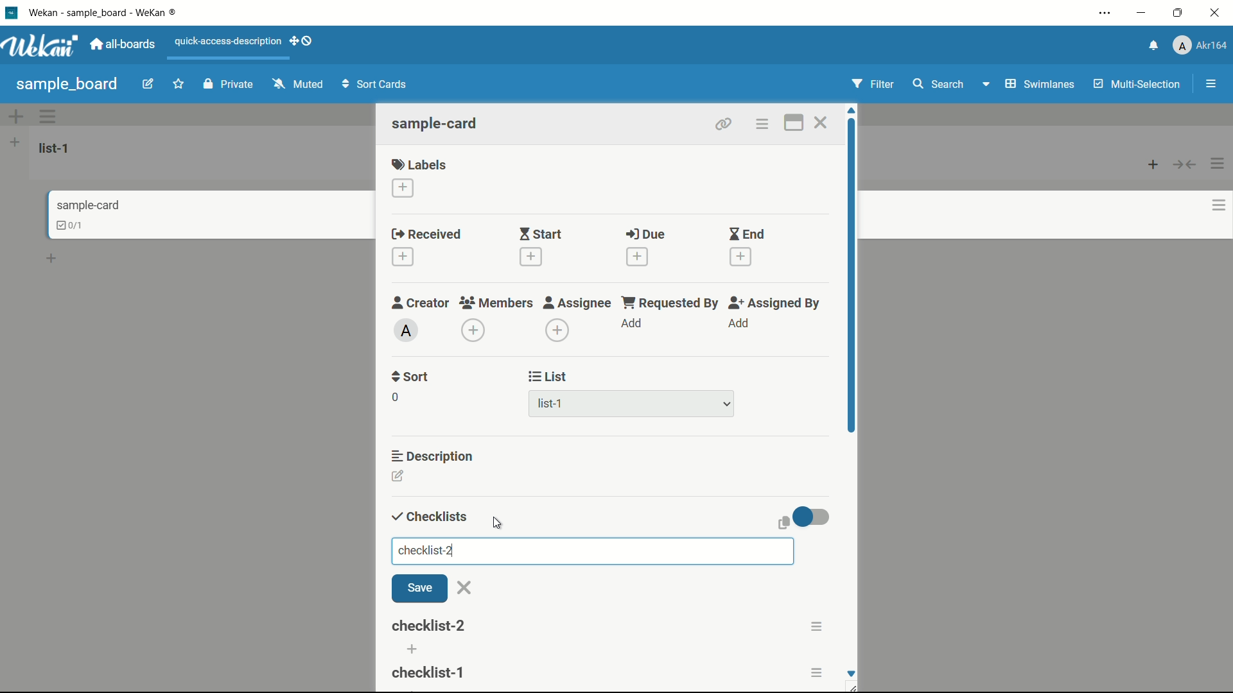  Describe the element at coordinates (124, 44) in the screenshot. I see `all boards` at that location.